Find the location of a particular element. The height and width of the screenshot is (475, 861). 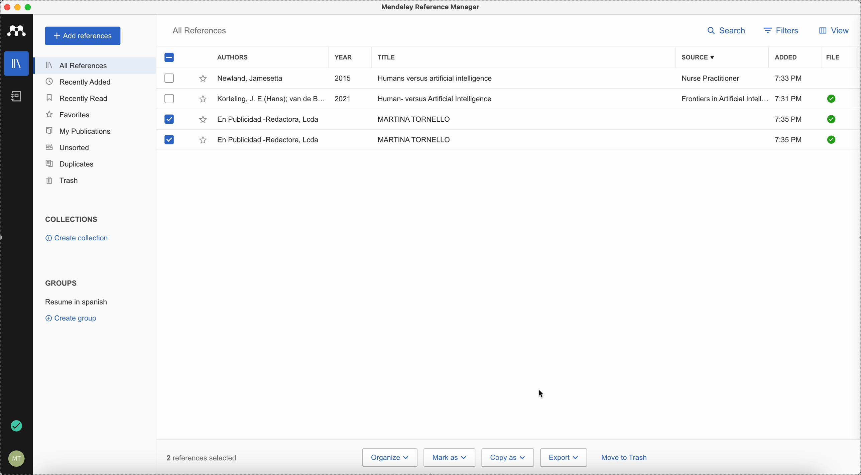

last sync is located at coordinates (15, 427).